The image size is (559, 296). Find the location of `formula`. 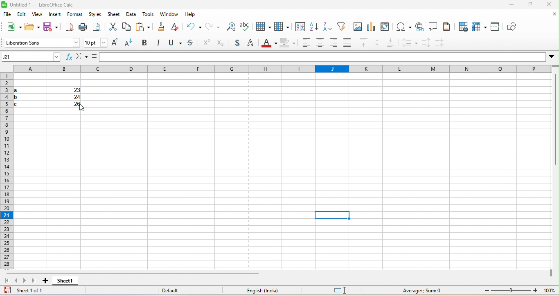

formula is located at coordinates (94, 56).